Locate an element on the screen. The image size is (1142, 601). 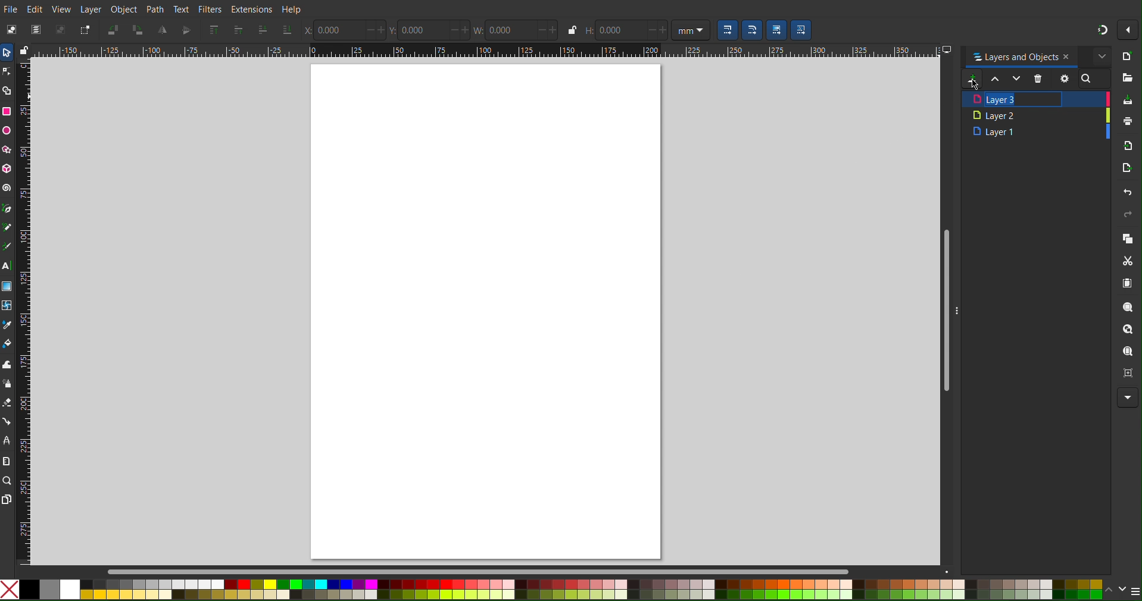
Redo is located at coordinates (1127, 217).